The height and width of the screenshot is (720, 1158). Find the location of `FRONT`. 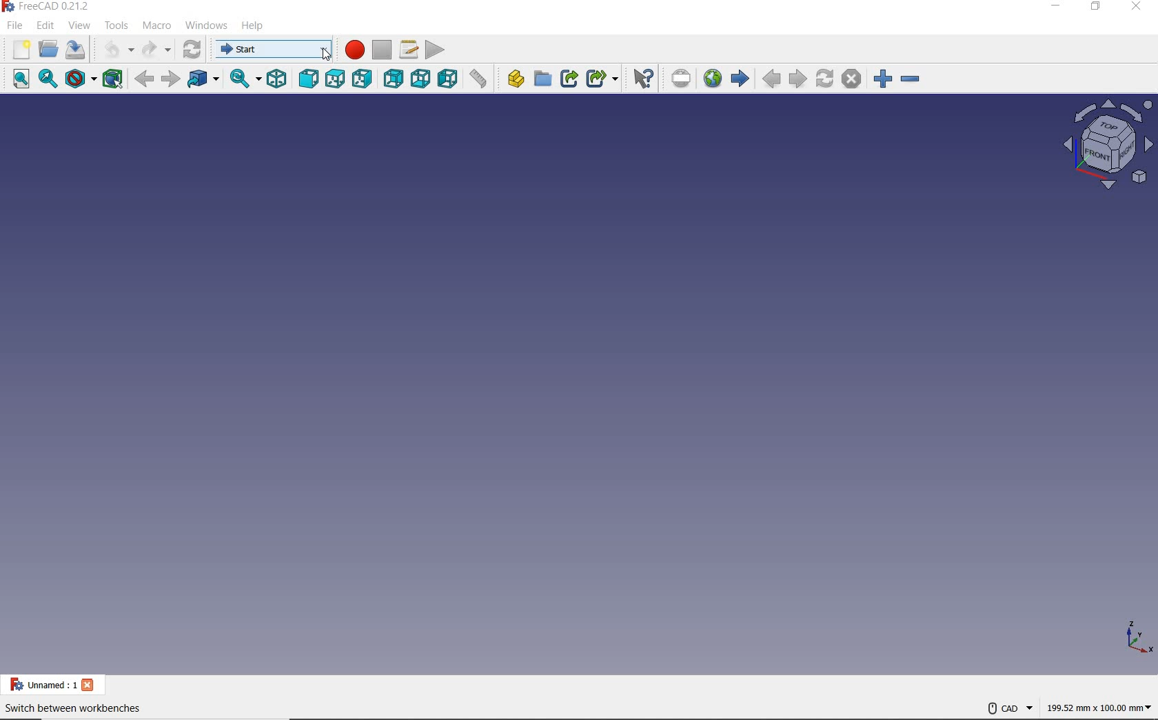

FRONT is located at coordinates (307, 79).